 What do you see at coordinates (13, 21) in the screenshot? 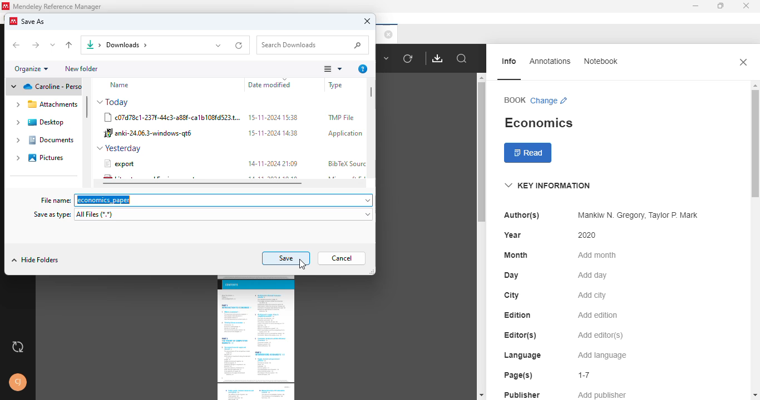
I see `logo` at bounding box center [13, 21].